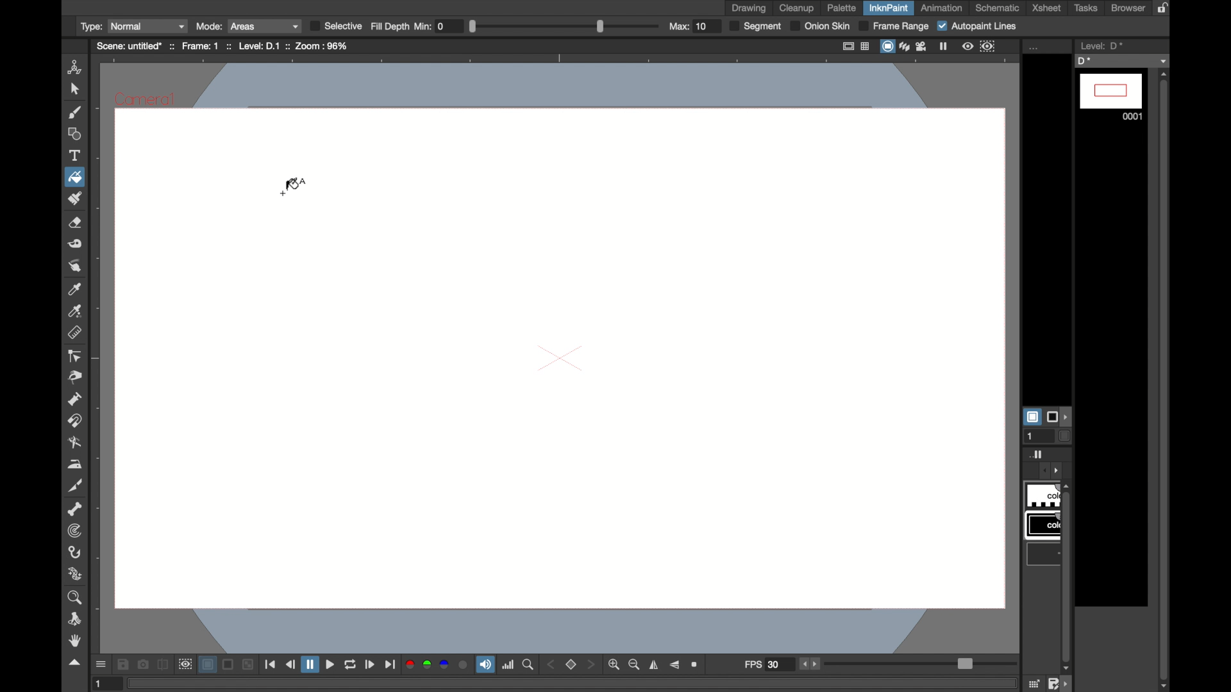  I want to click on vertical scrollbar, so click(1164, 381).